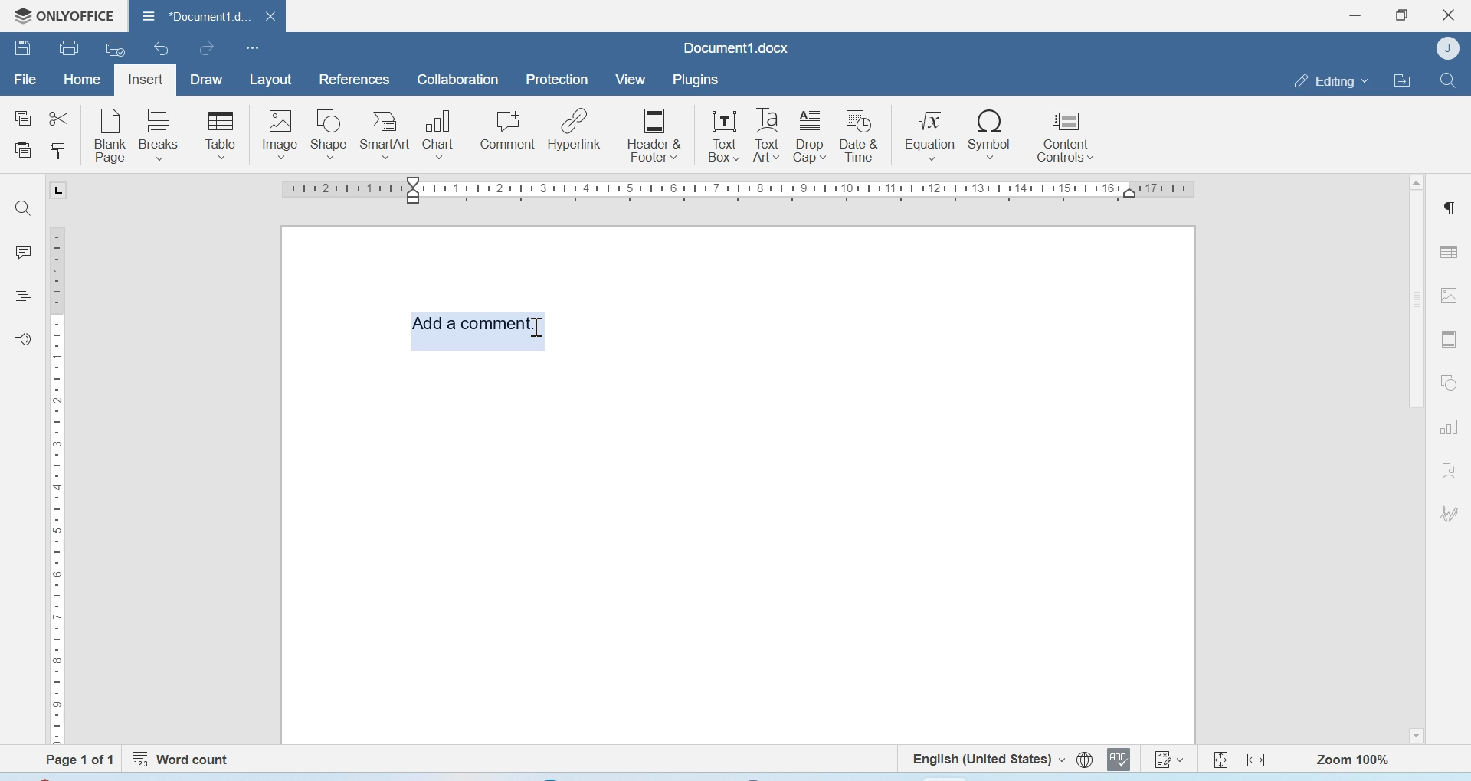 Image resolution: width=1471 pixels, height=781 pixels. I want to click on close, so click(273, 15).